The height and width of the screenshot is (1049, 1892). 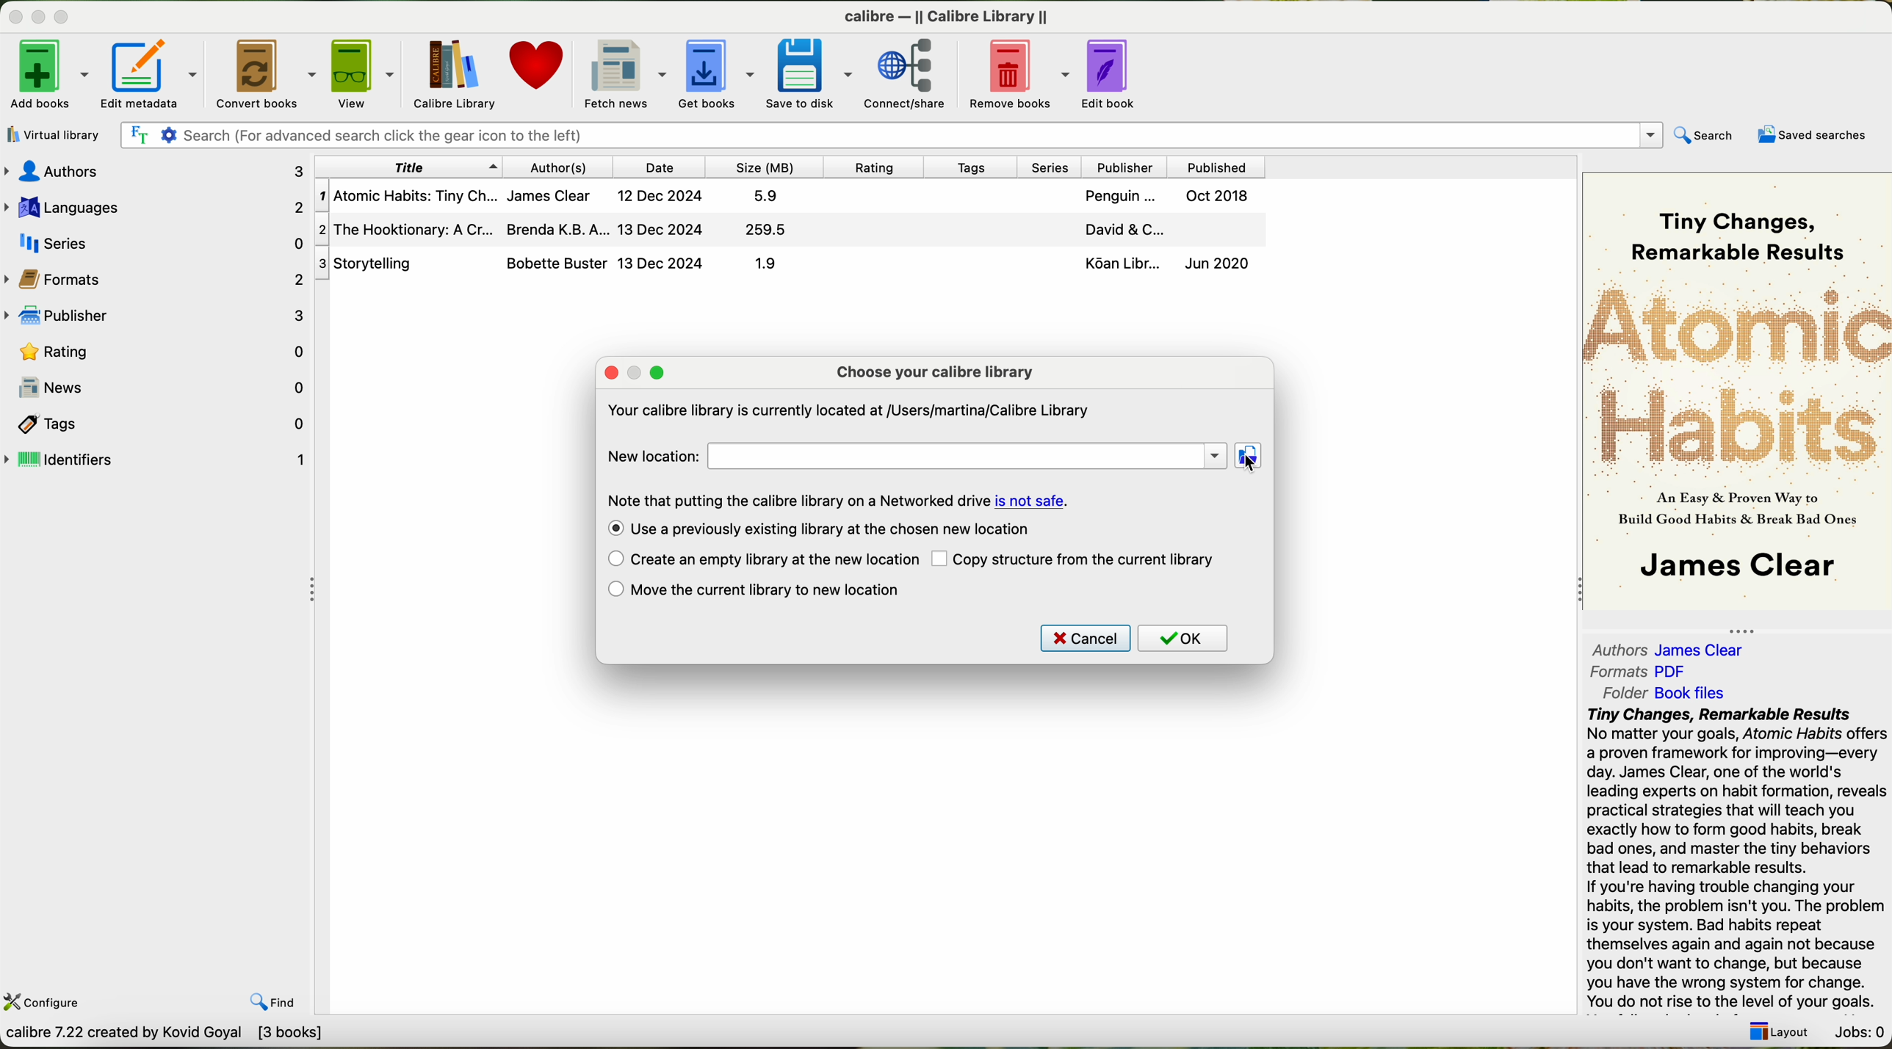 What do you see at coordinates (798, 500) in the screenshot?
I see `note that putting the calibre library on a Networked drive` at bounding box center [798, 500].